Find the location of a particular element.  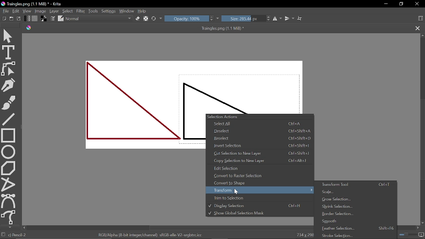

Scroll bar is located at coordinates (422, 129).